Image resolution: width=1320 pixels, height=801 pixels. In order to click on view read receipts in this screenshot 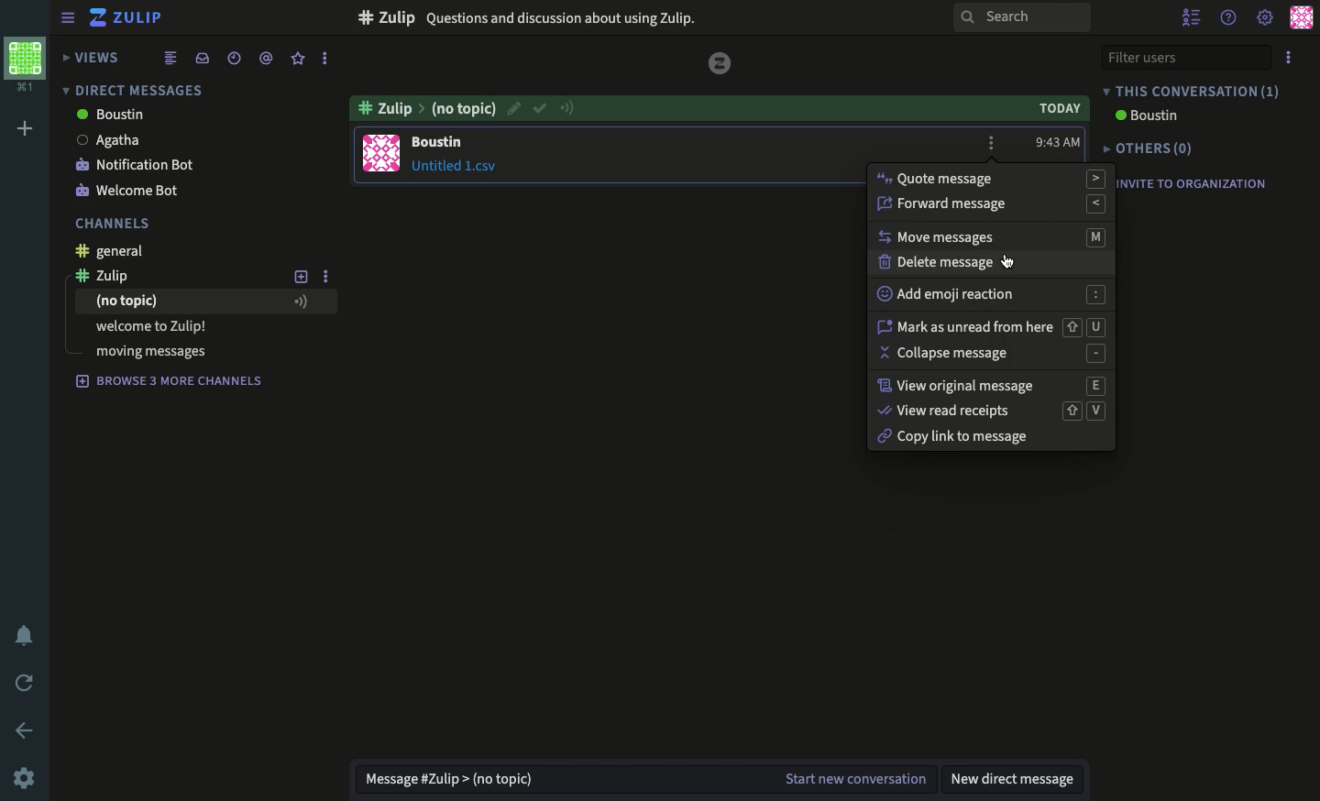, I will do `click(993, 411)`.